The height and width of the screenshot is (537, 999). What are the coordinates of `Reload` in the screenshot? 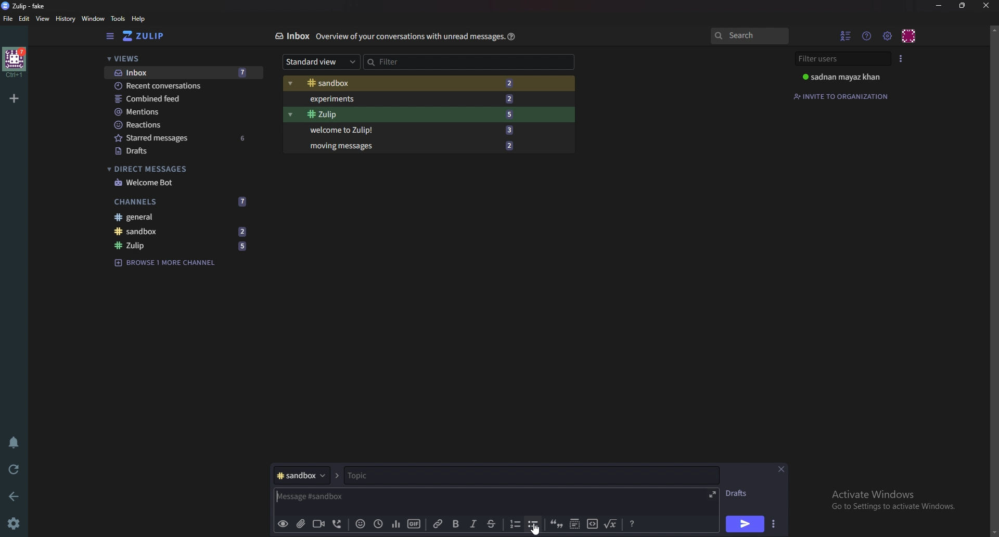 It's located at (14, 470).